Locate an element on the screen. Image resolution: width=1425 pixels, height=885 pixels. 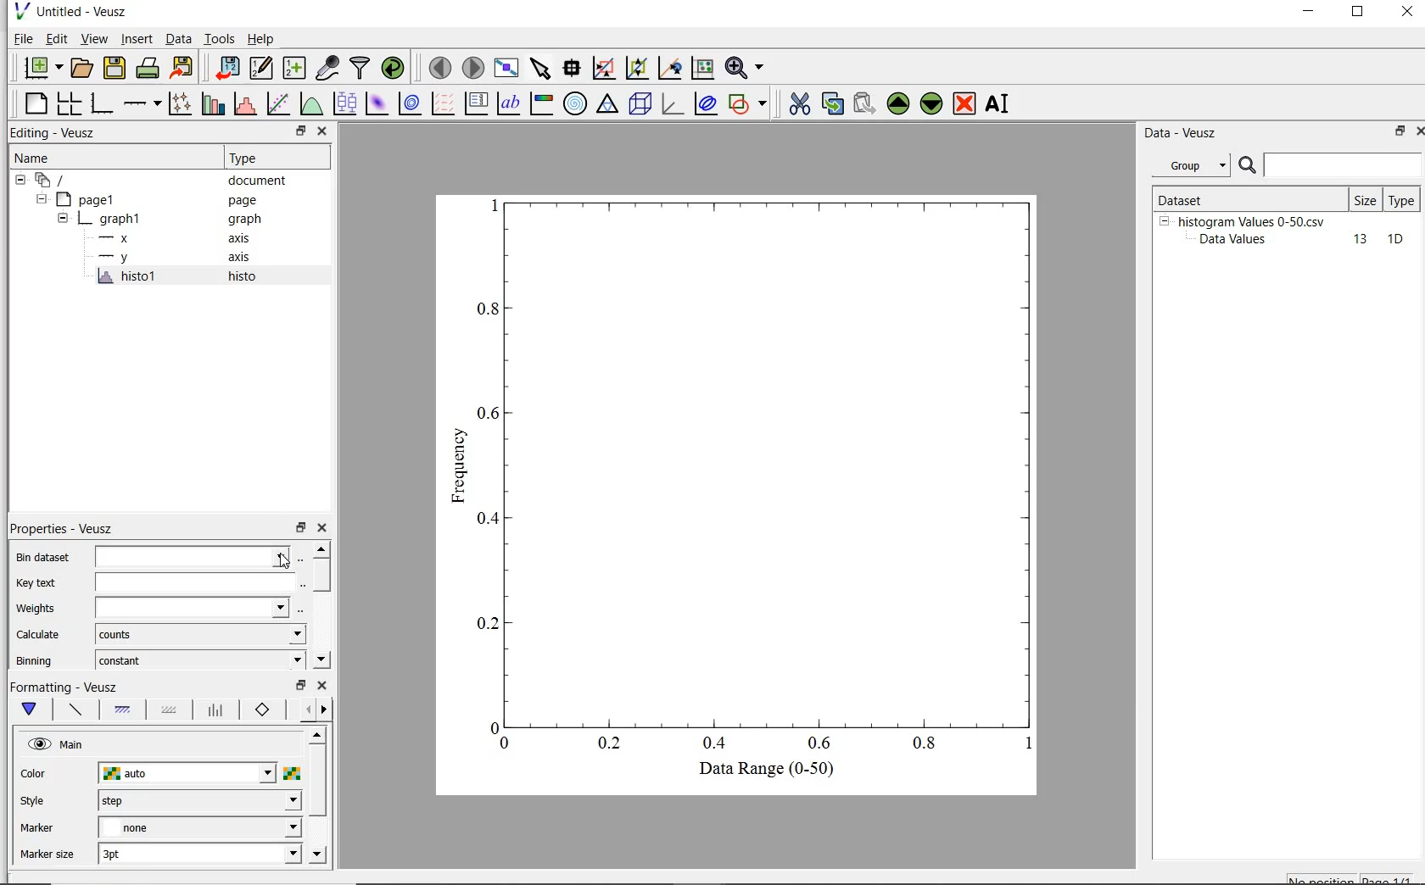
next is located at coordinates (324, 711).